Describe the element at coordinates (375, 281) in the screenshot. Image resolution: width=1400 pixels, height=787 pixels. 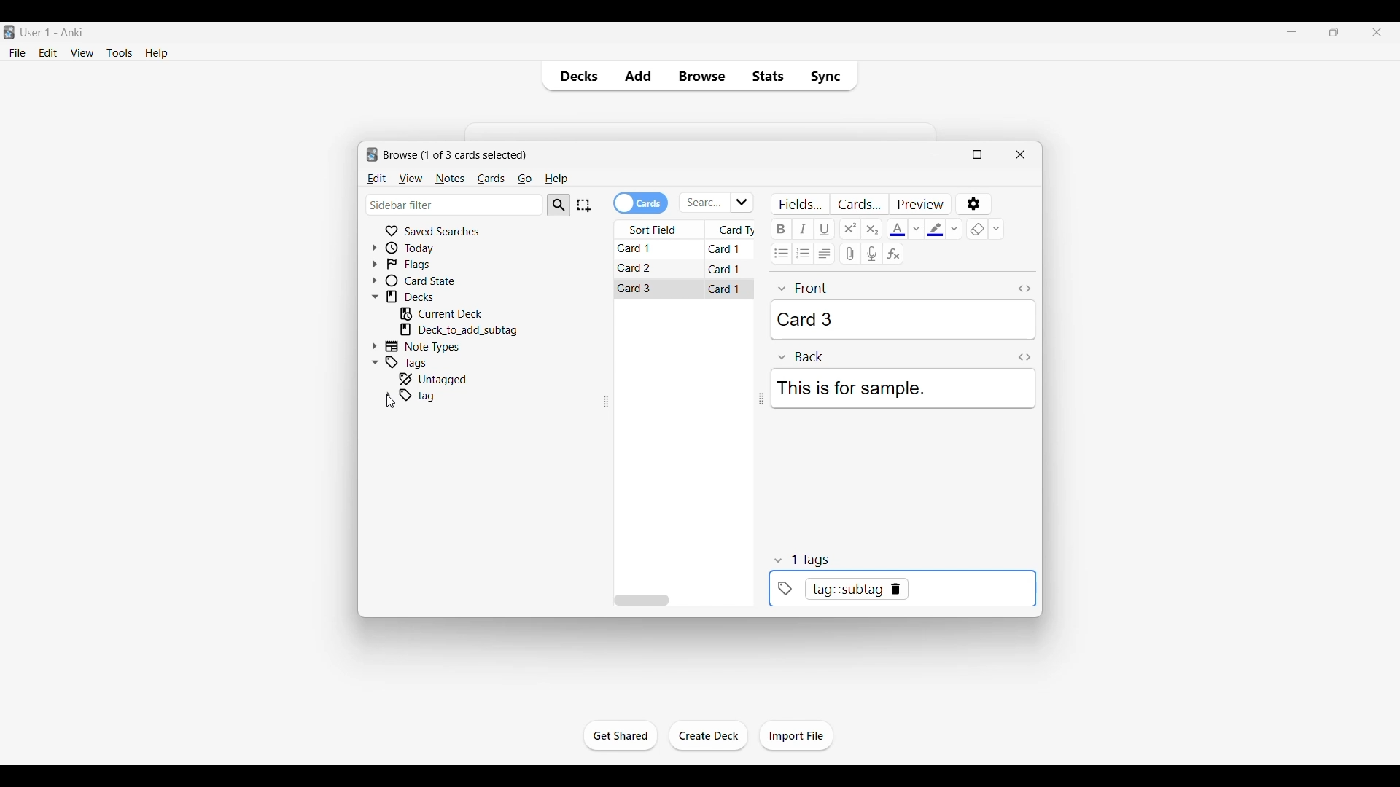
I see `Click to expand card state` at that location.